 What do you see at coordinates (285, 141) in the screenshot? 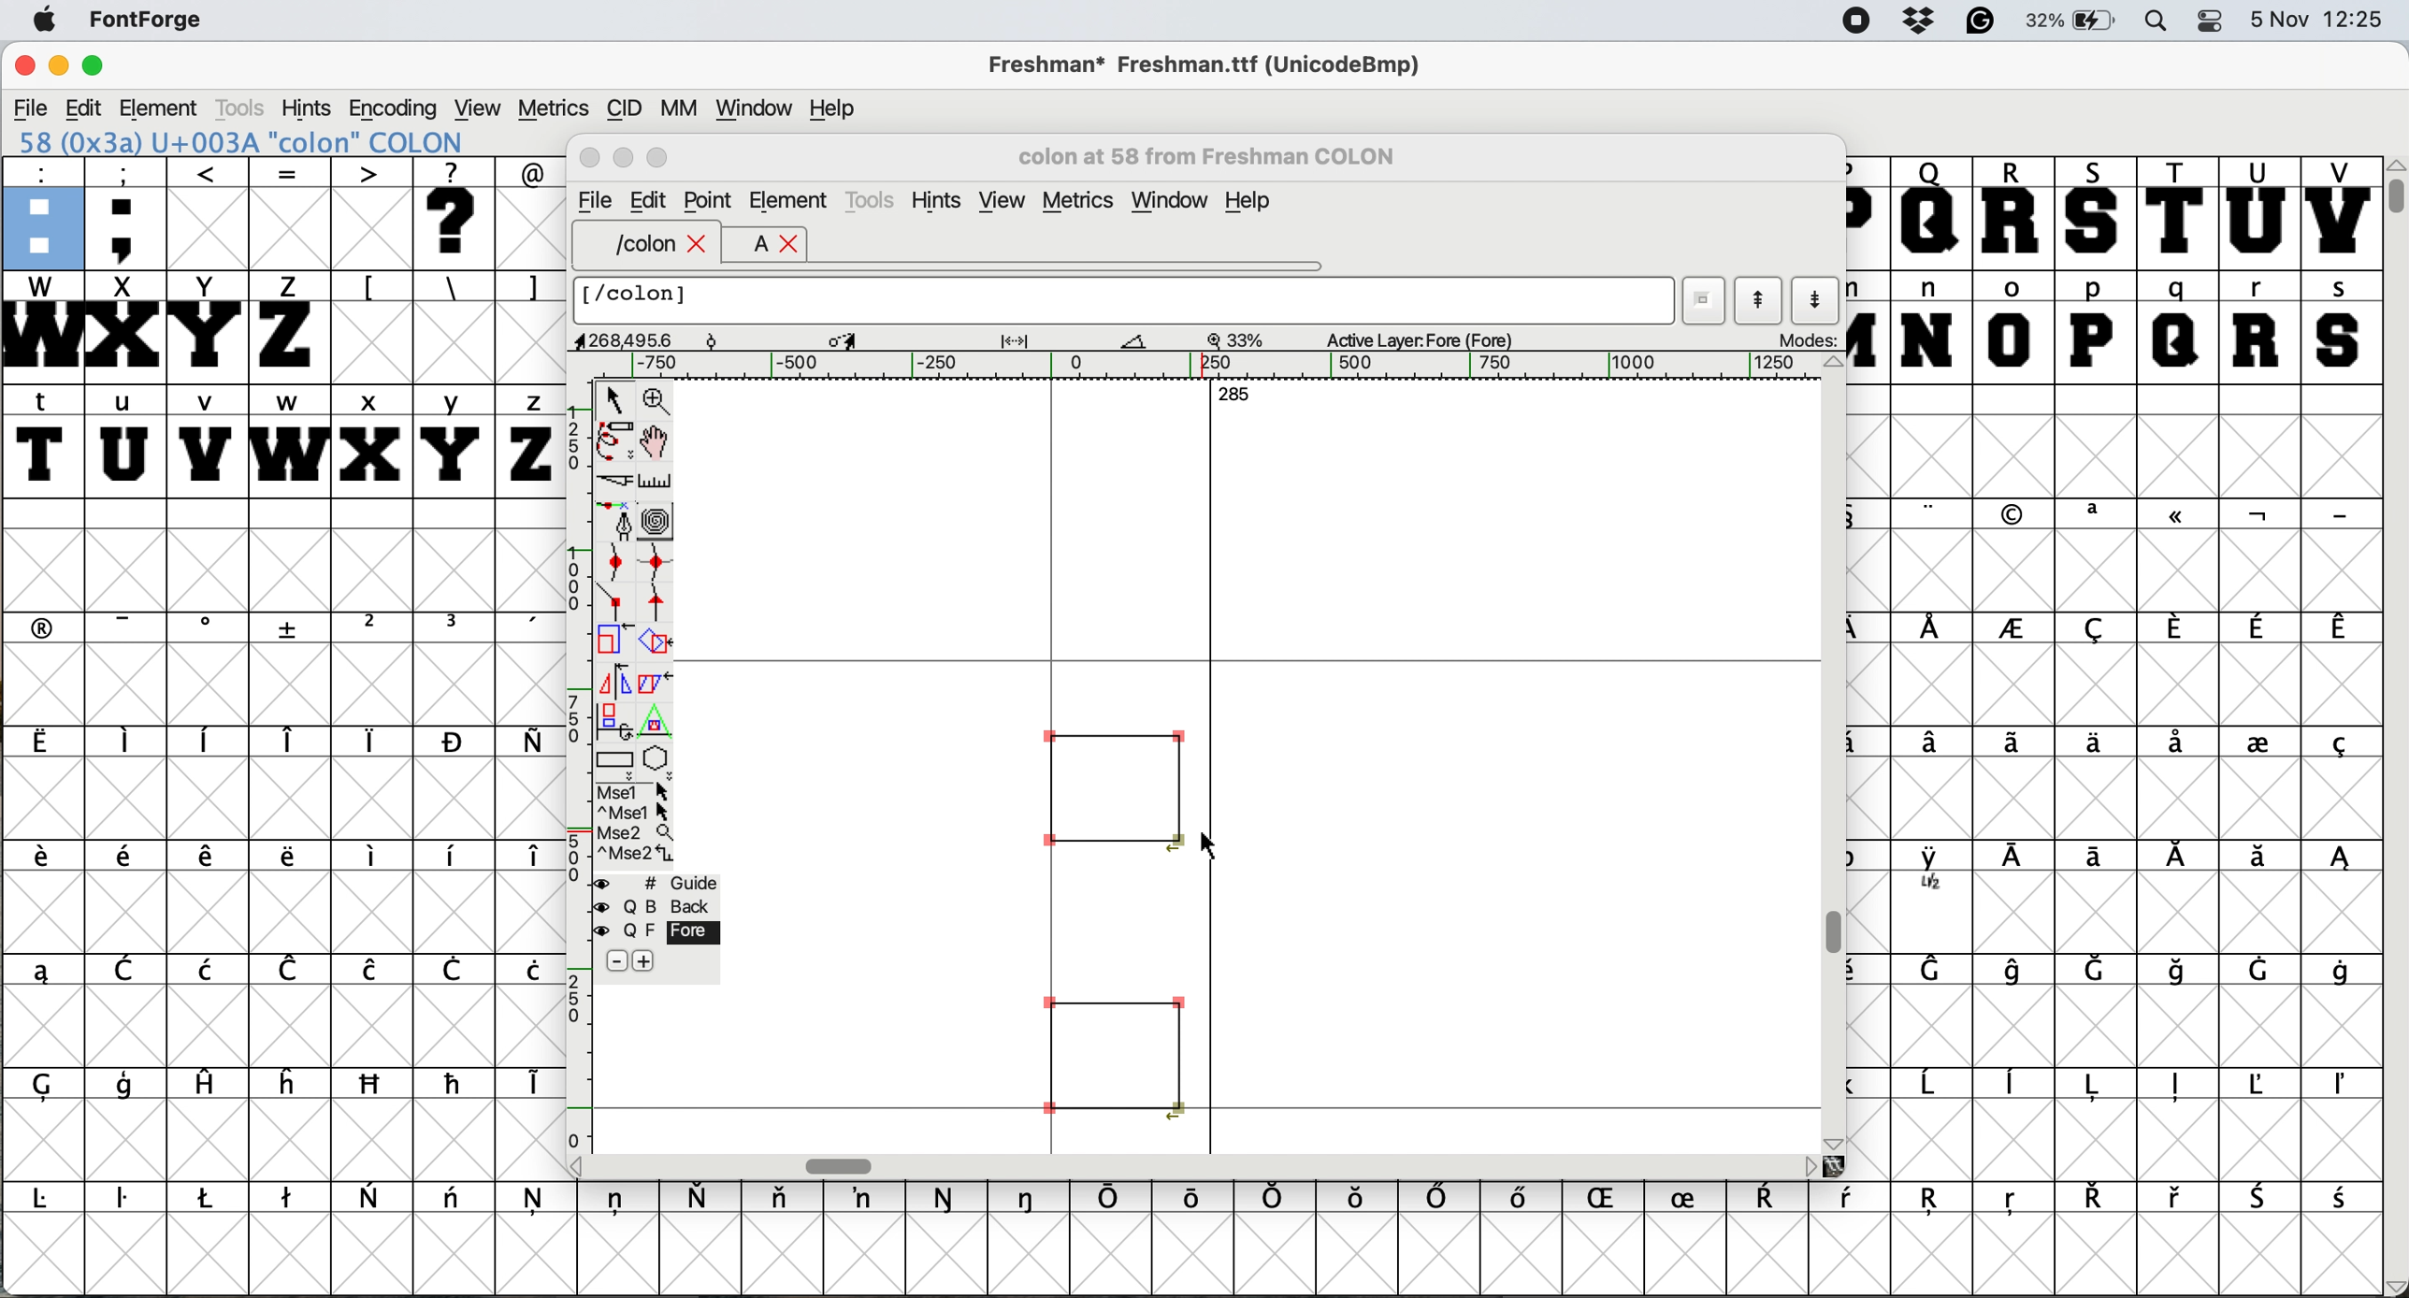
I see `179 (0xb3) U+00B3 "uniO0B3" SUPERSCRIPT THREE` at bounding box center [285, 141].